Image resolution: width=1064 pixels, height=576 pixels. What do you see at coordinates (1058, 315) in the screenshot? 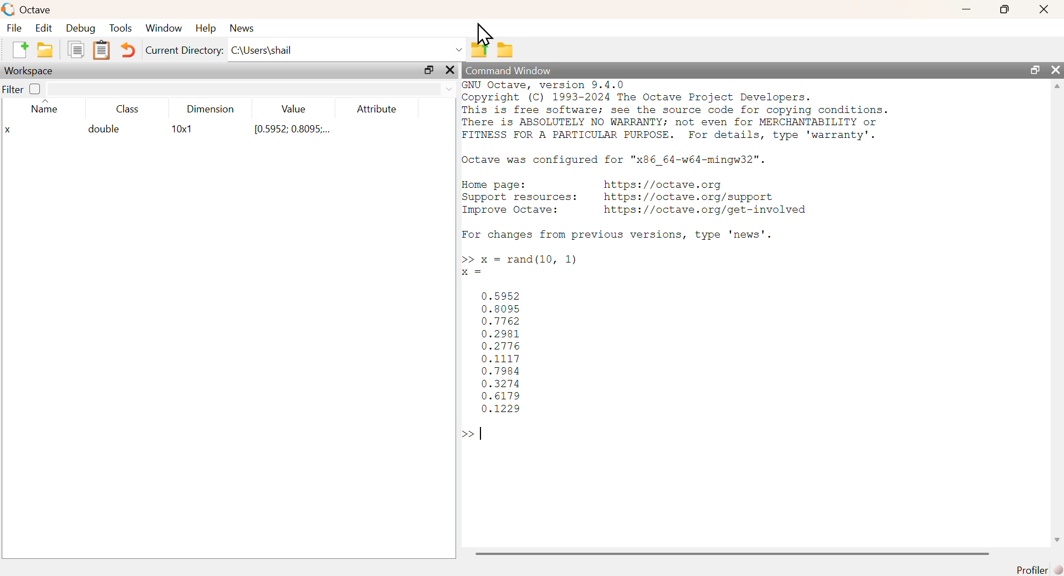
I see `scrollbar` at bounding box center [1058, 315].